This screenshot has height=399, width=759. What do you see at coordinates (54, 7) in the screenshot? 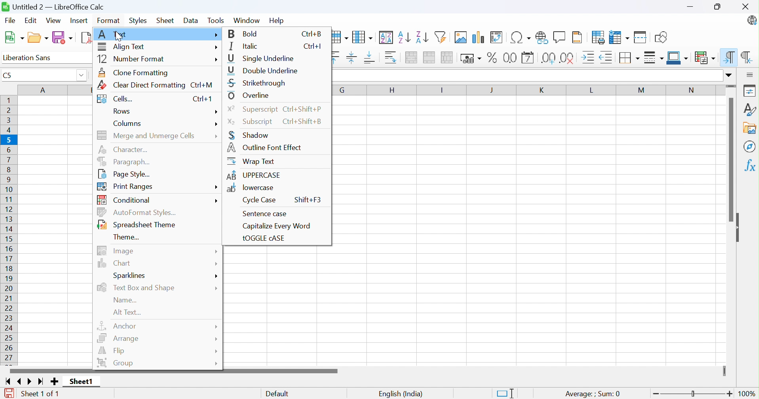
I see `Untitled 2 - LibreOffice Calc` at bounding box center [54, 7].